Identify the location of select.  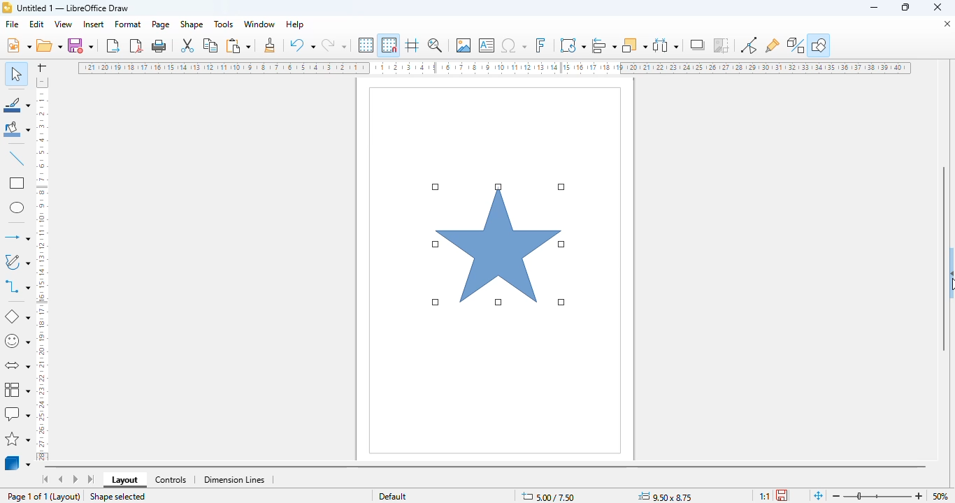
(17, 73).